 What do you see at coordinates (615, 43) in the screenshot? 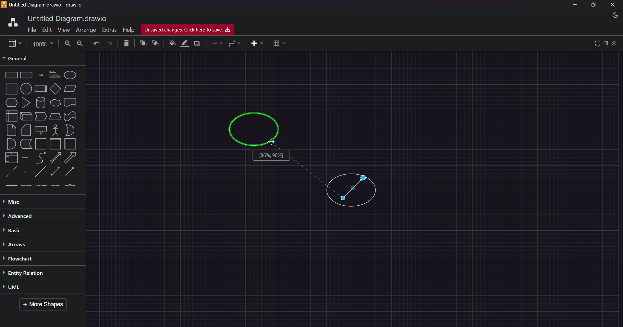
I see `collapse/expand` at bounding box center [615, 43].